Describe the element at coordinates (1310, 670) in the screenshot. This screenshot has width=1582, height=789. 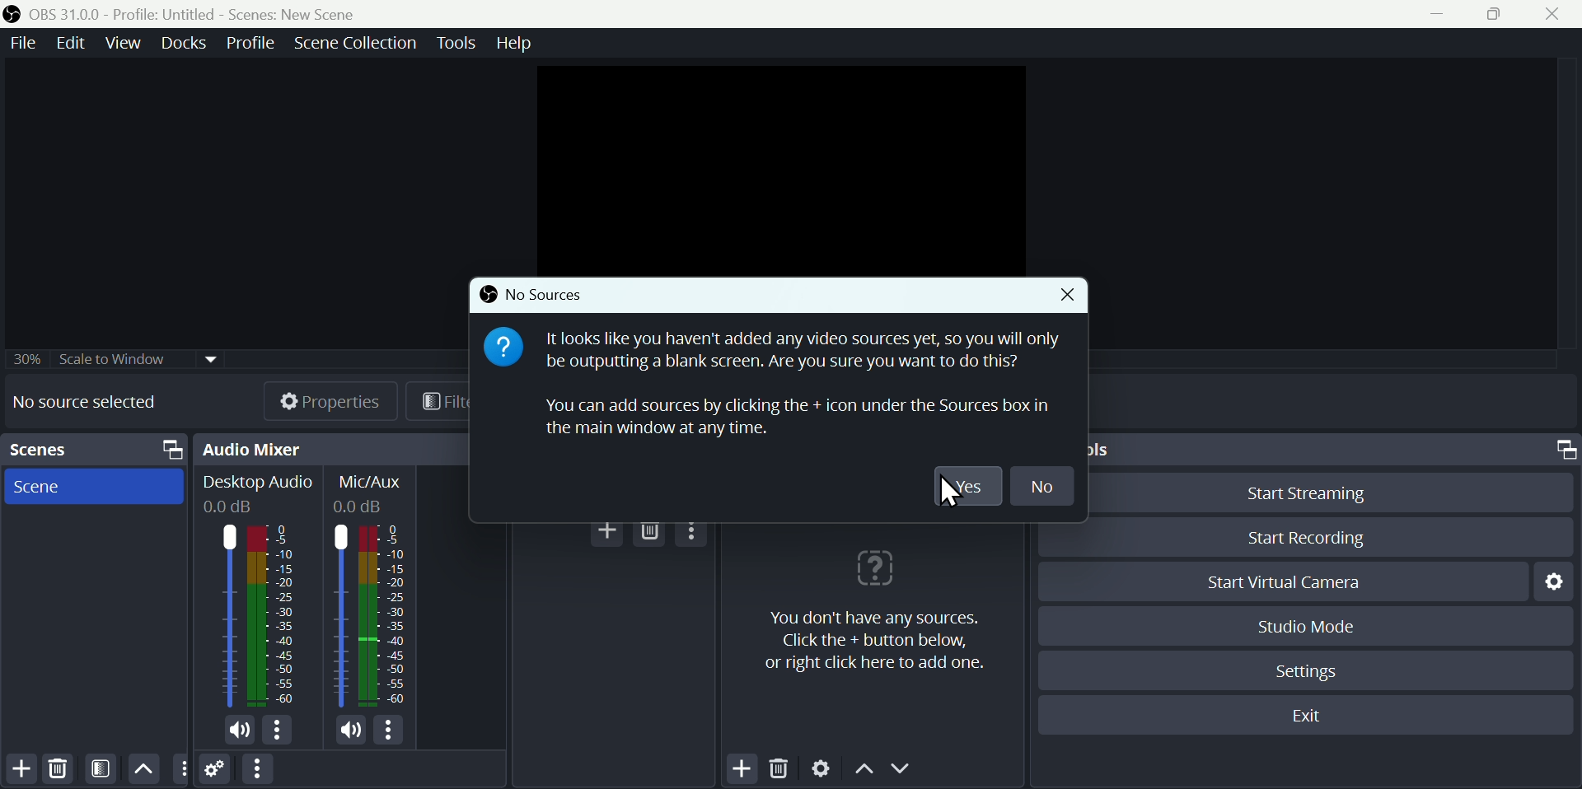
I see `Settings` at that location.